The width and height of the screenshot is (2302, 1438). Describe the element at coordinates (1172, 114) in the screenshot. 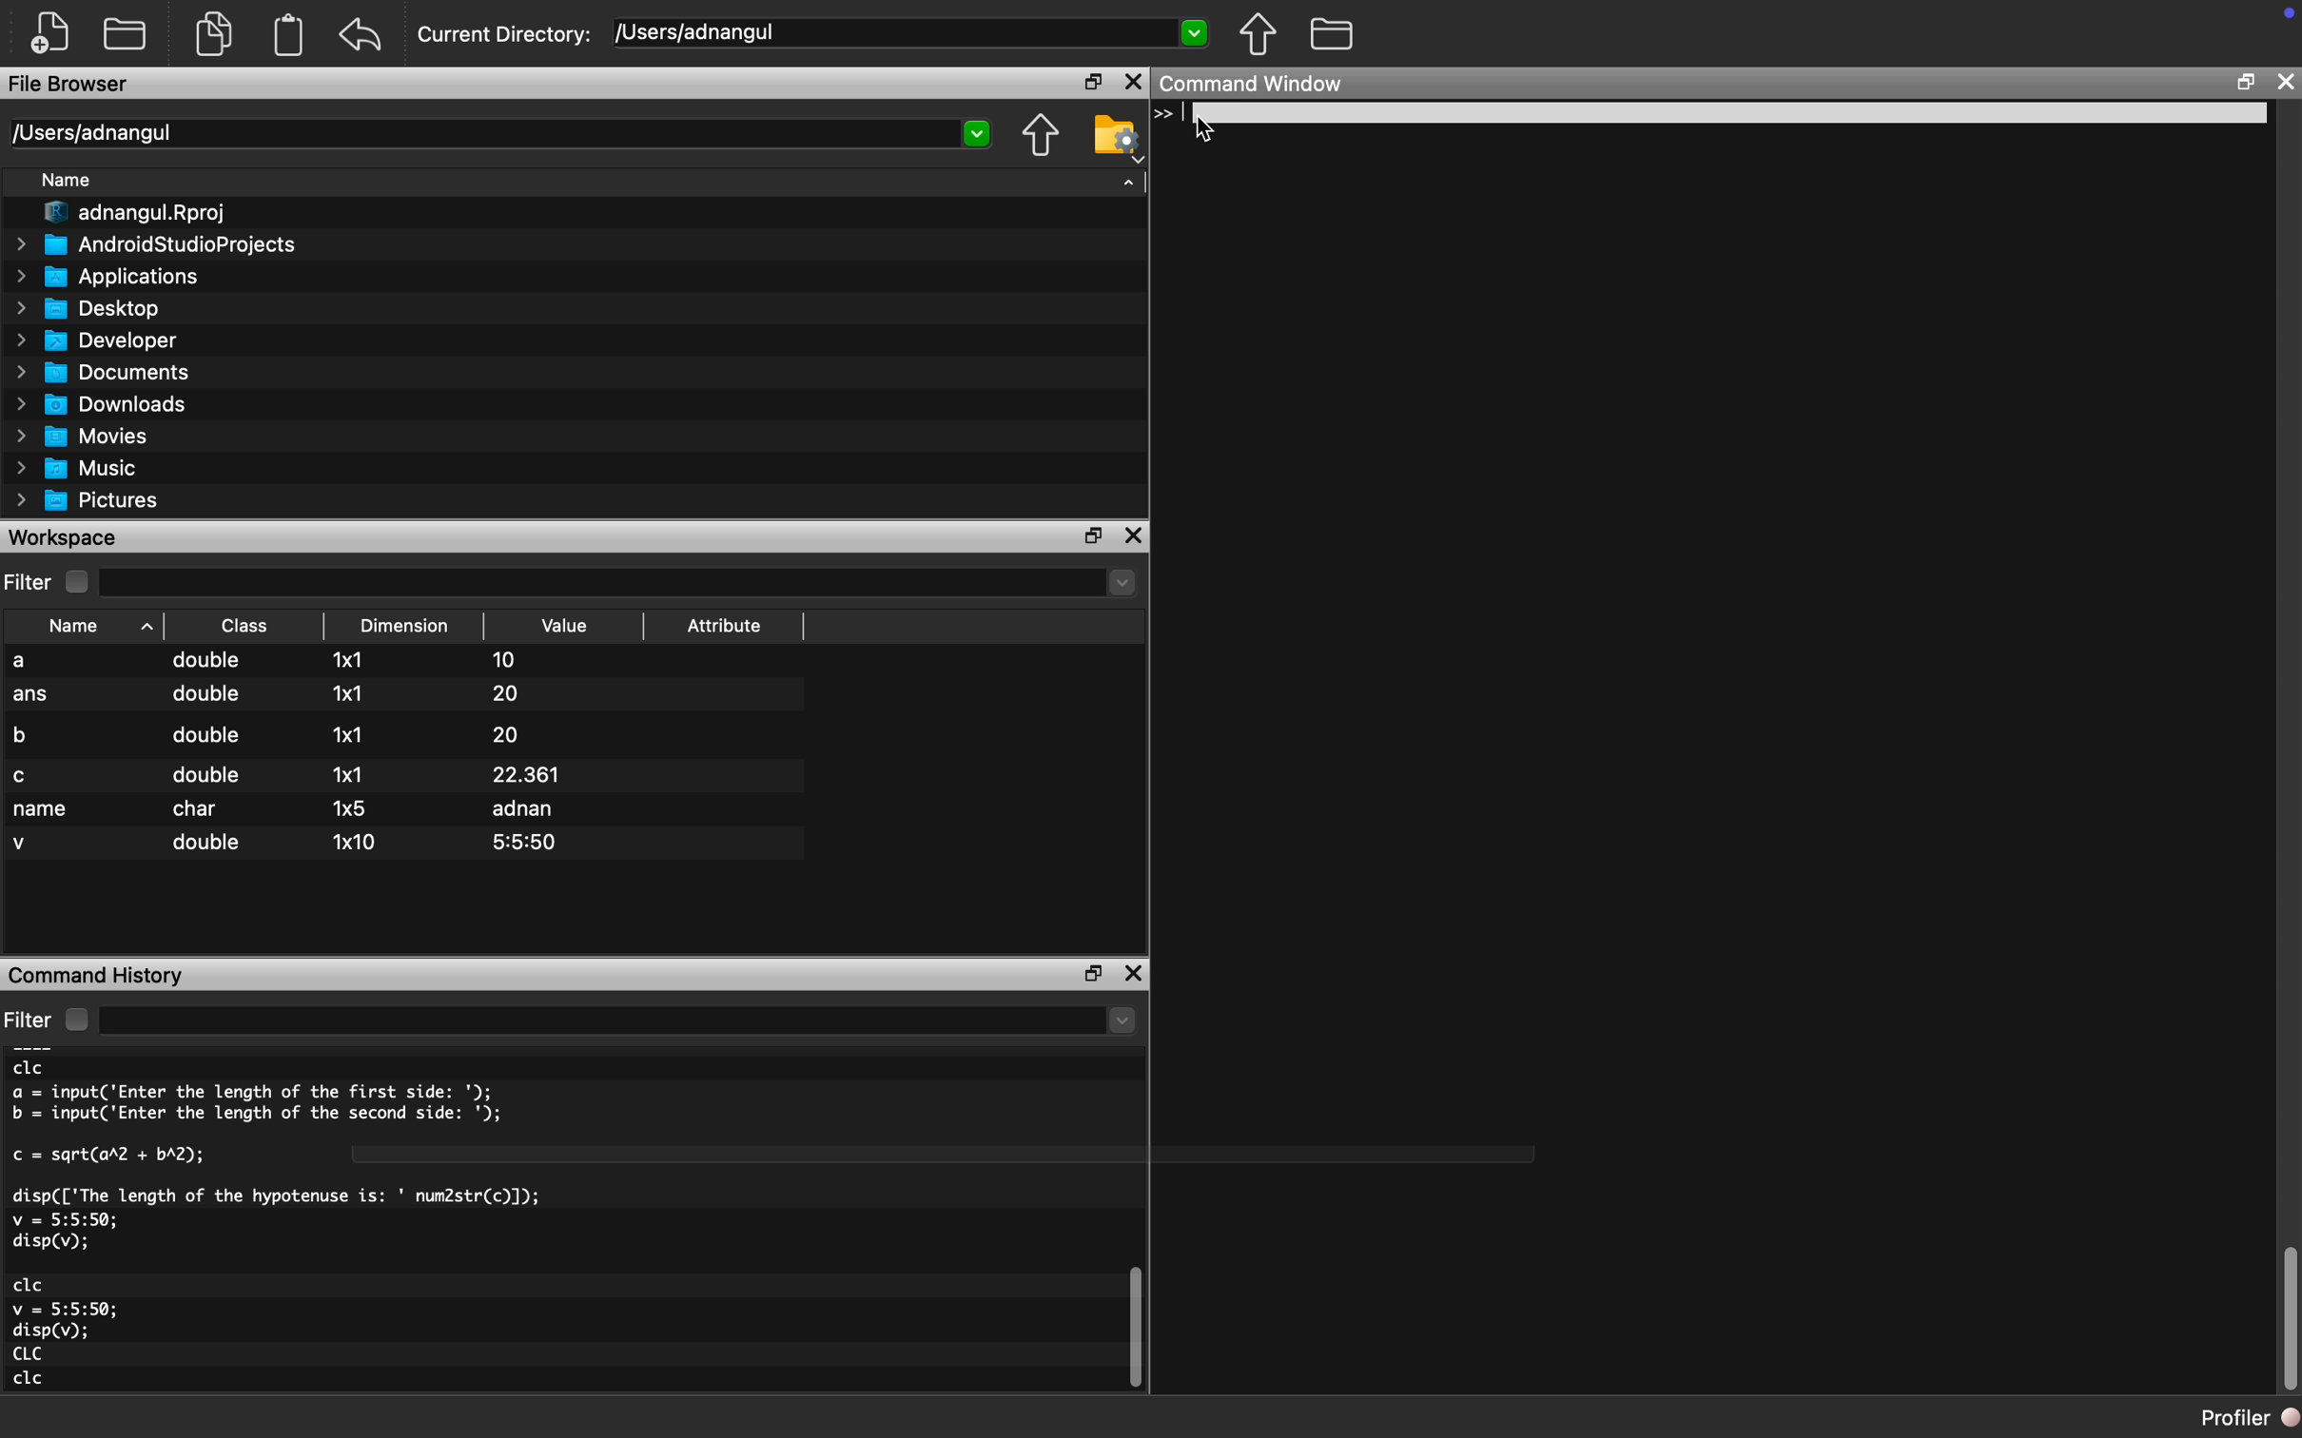

I see `Prompt cursor` at that location.